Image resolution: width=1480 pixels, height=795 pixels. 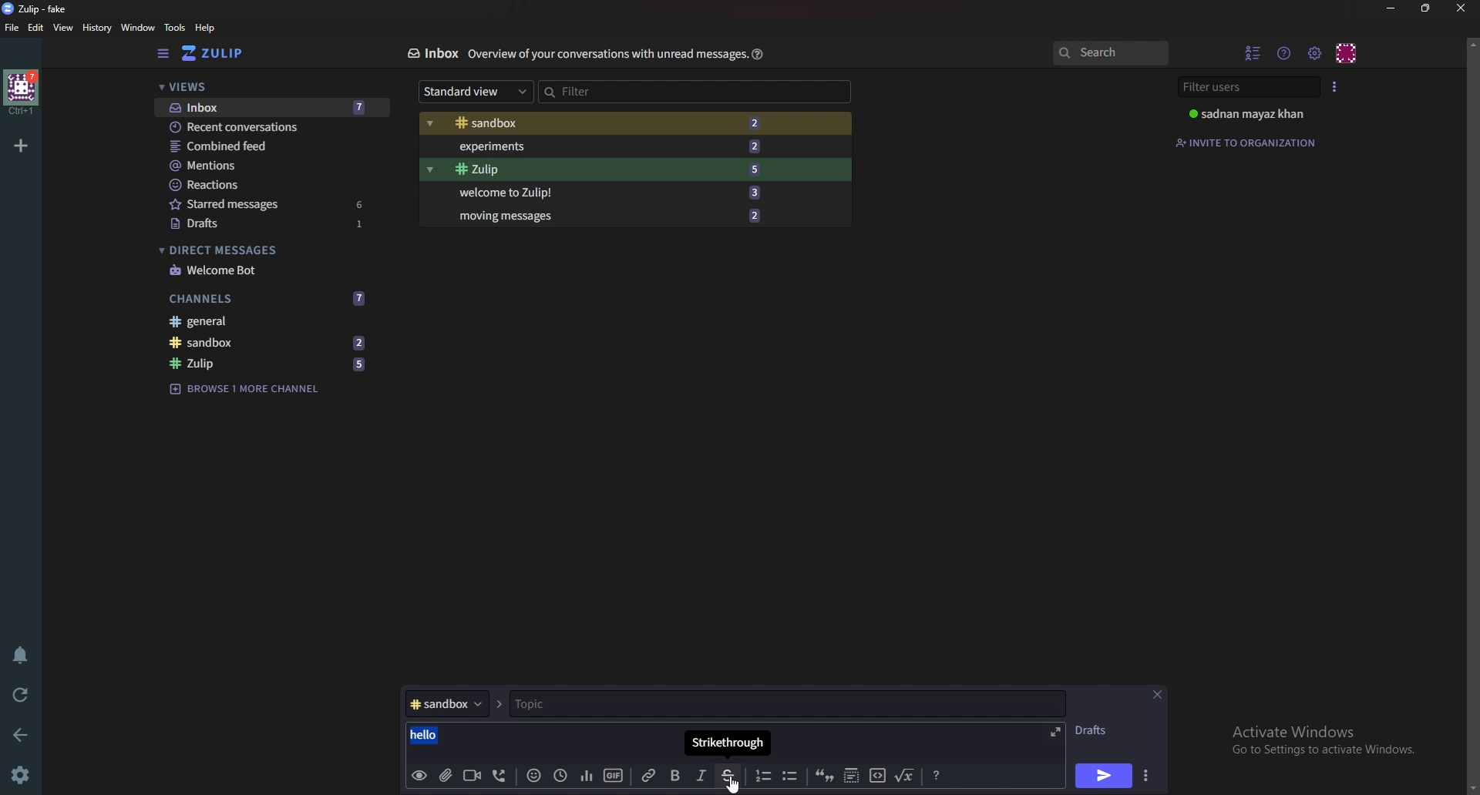 I want to click on view, so click(x=64, y=26).